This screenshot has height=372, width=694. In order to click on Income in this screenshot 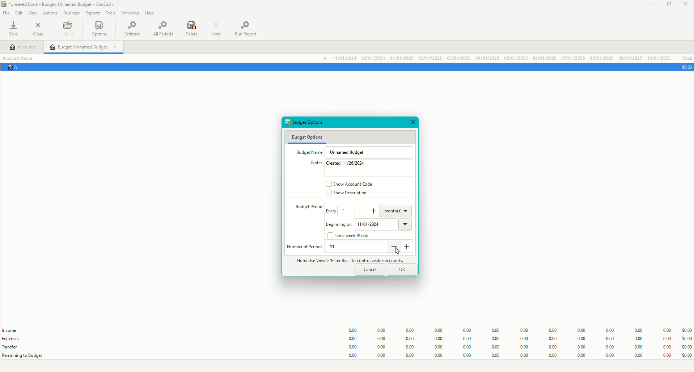, I will do `click(11, 330)`.